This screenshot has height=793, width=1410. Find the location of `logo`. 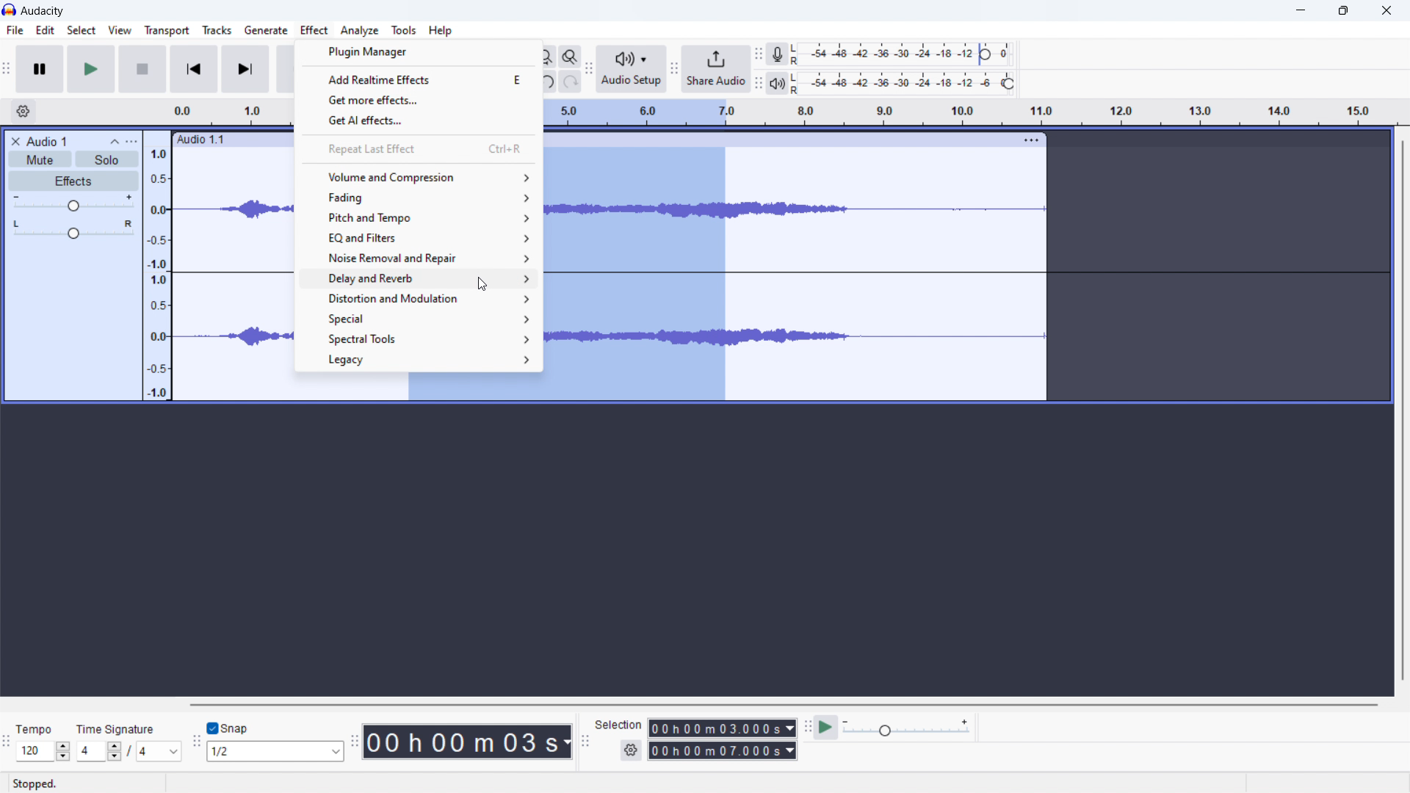

logo is located at coordinates (10, 10).